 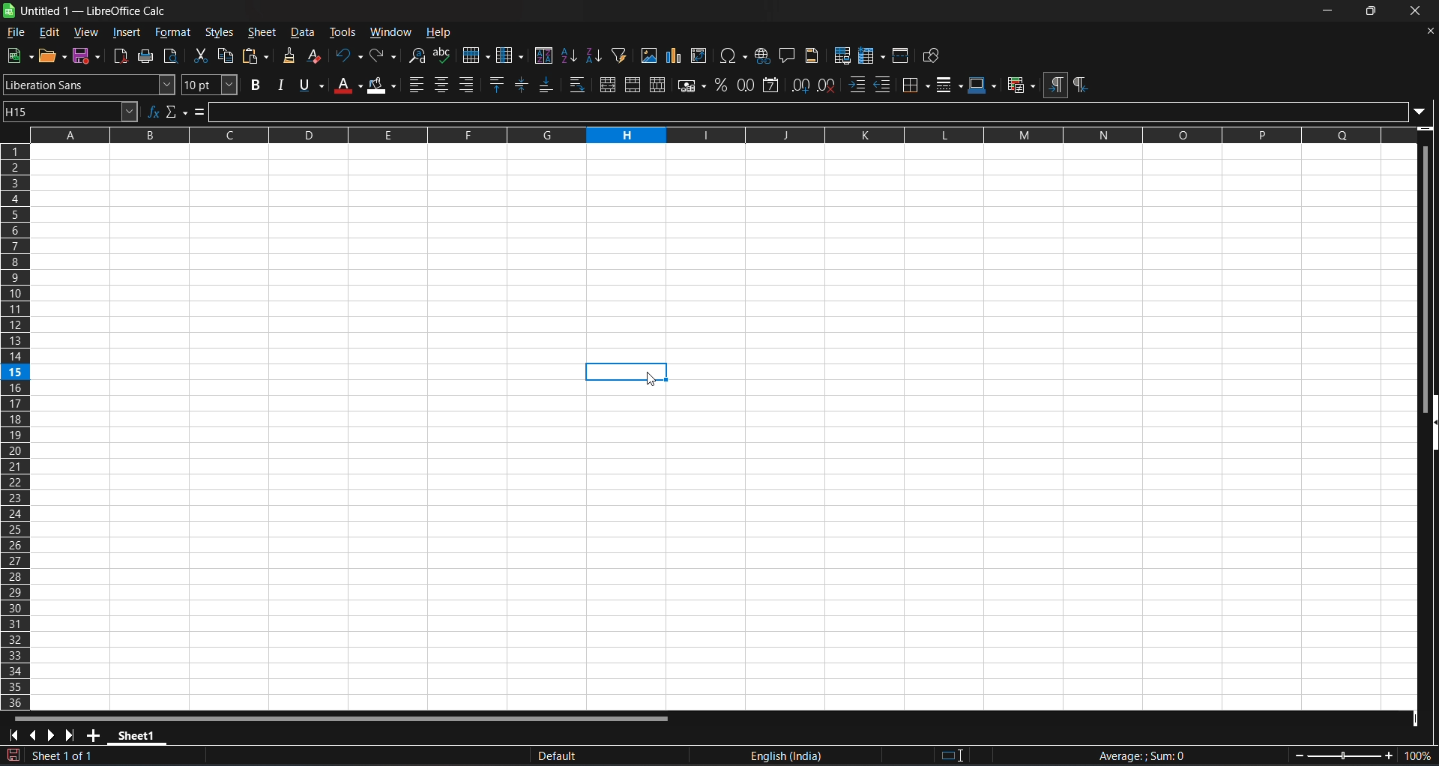 What do you see at coordinates (85, 32) in the screenshot?
I see `view` at bounding box center [85, 32].